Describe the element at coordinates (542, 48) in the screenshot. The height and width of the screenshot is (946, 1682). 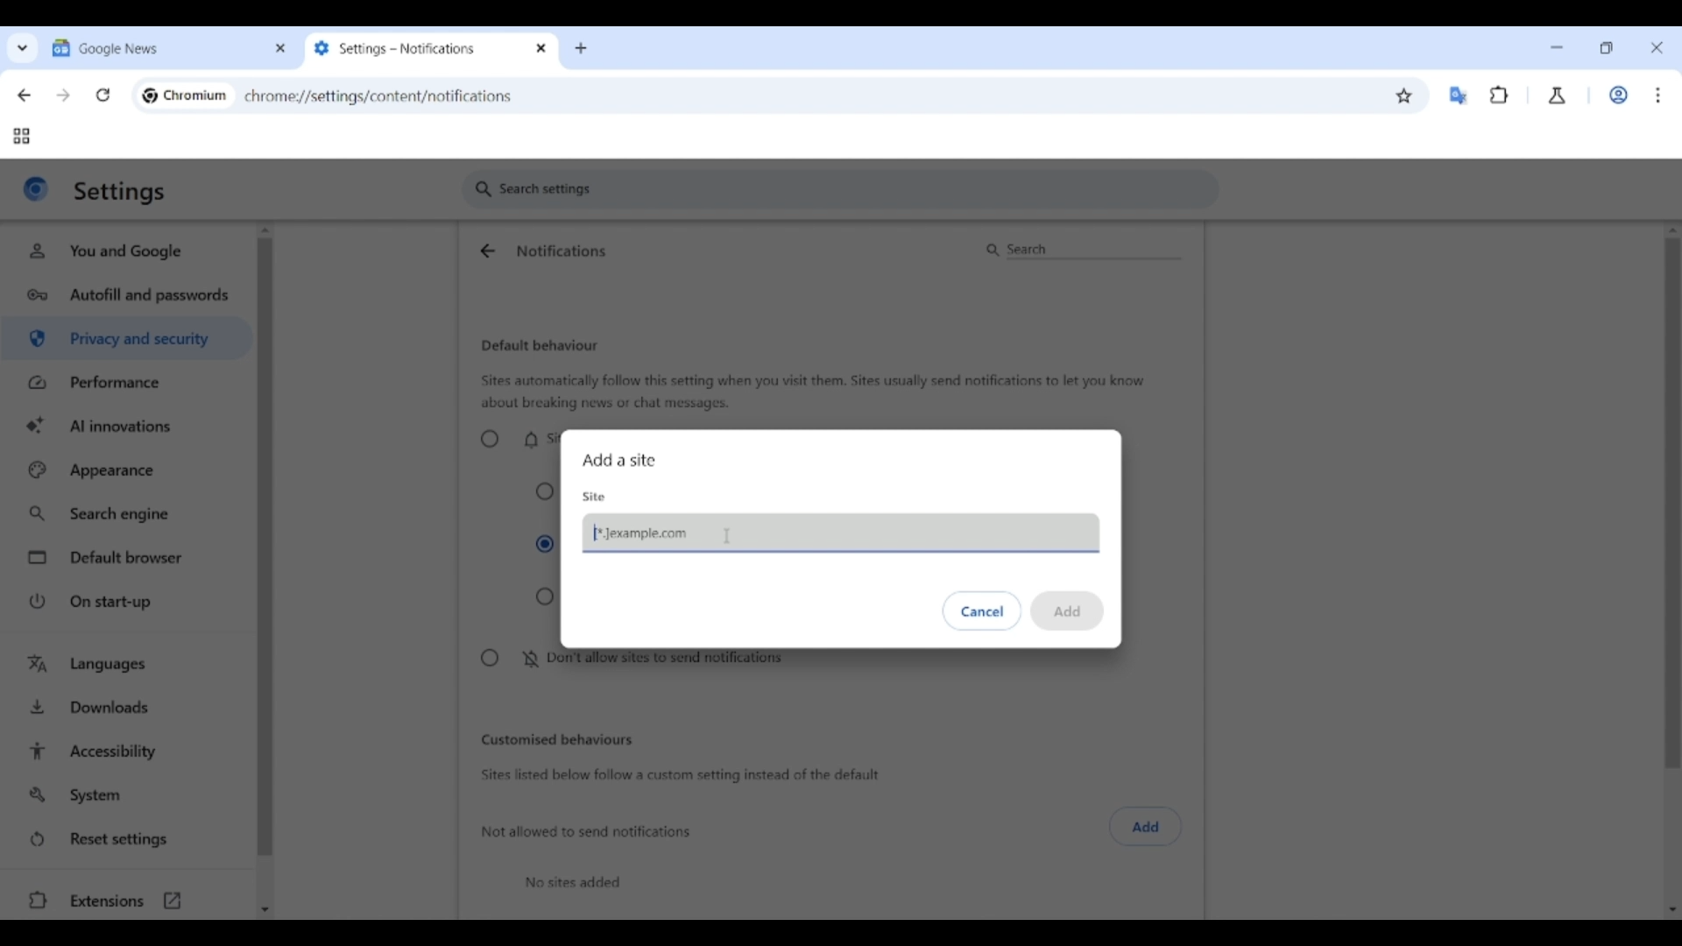
I see `Close tab 2` at that location.